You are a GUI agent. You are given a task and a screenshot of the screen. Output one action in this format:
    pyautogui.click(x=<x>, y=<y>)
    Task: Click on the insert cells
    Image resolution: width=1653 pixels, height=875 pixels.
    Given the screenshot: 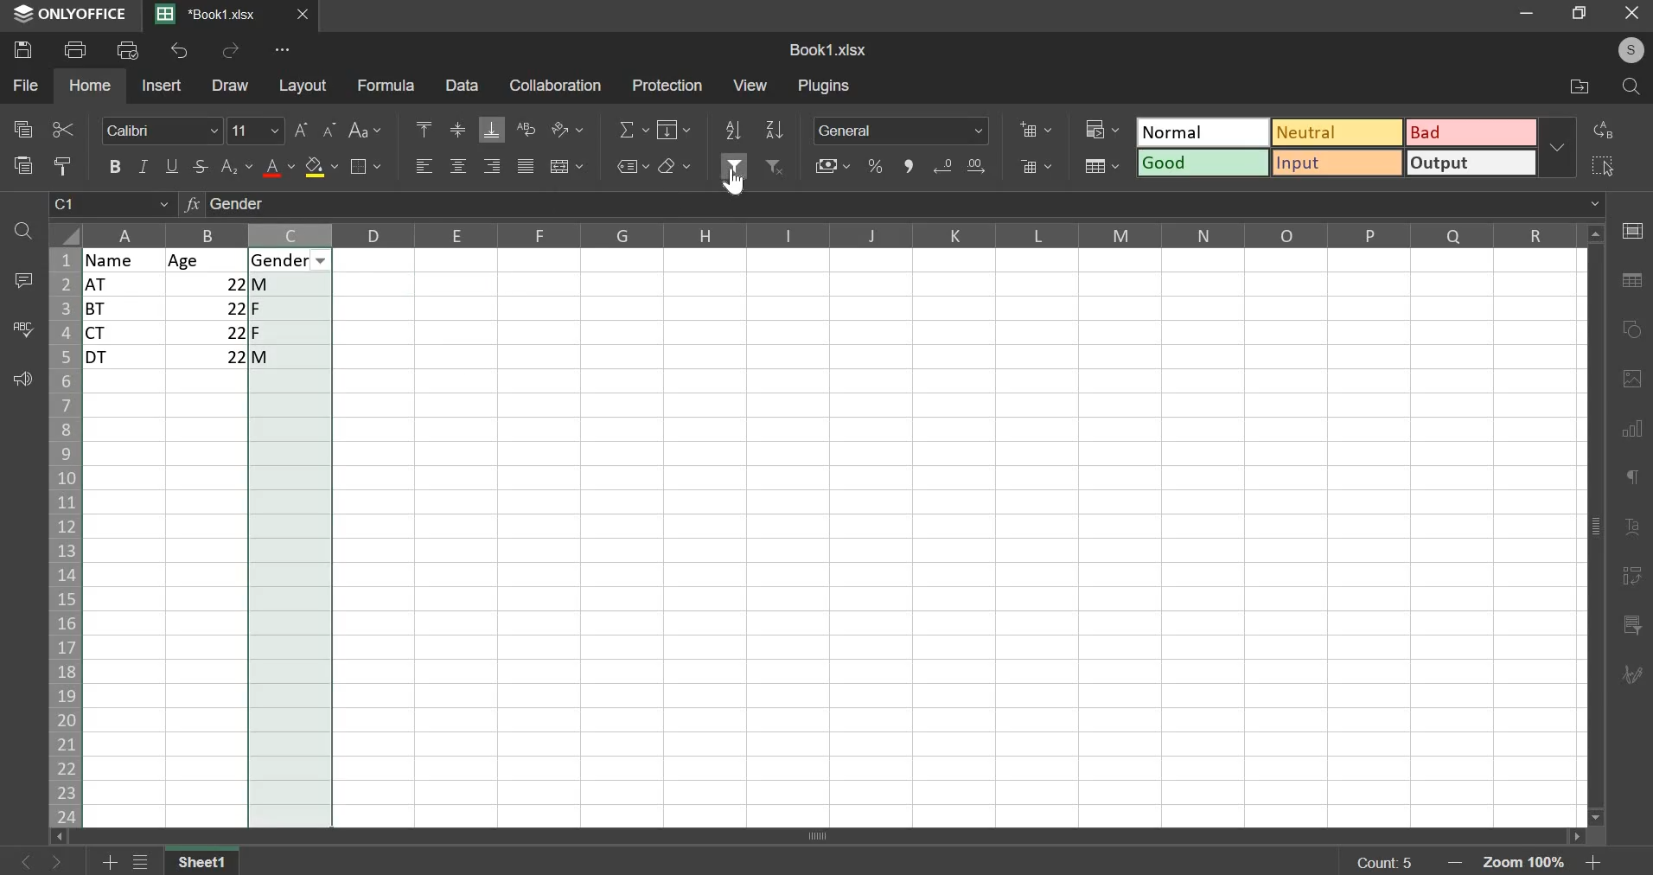 What is the action you would take?
    pyautogui.click(x=1036, y=130)
    